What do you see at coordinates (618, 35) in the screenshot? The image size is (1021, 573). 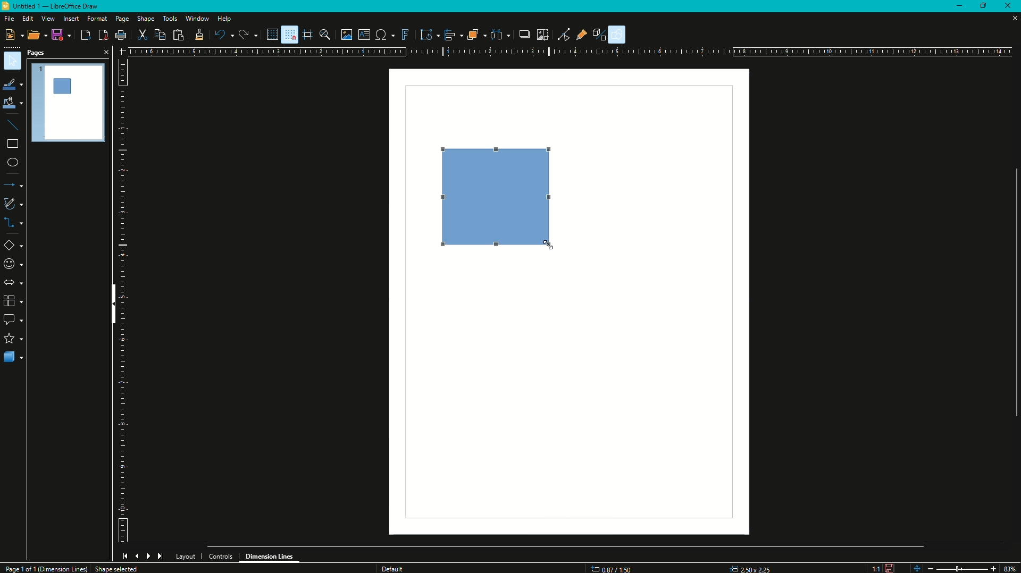 I see `Show Draw Functions` at bounding box center [618, 35].